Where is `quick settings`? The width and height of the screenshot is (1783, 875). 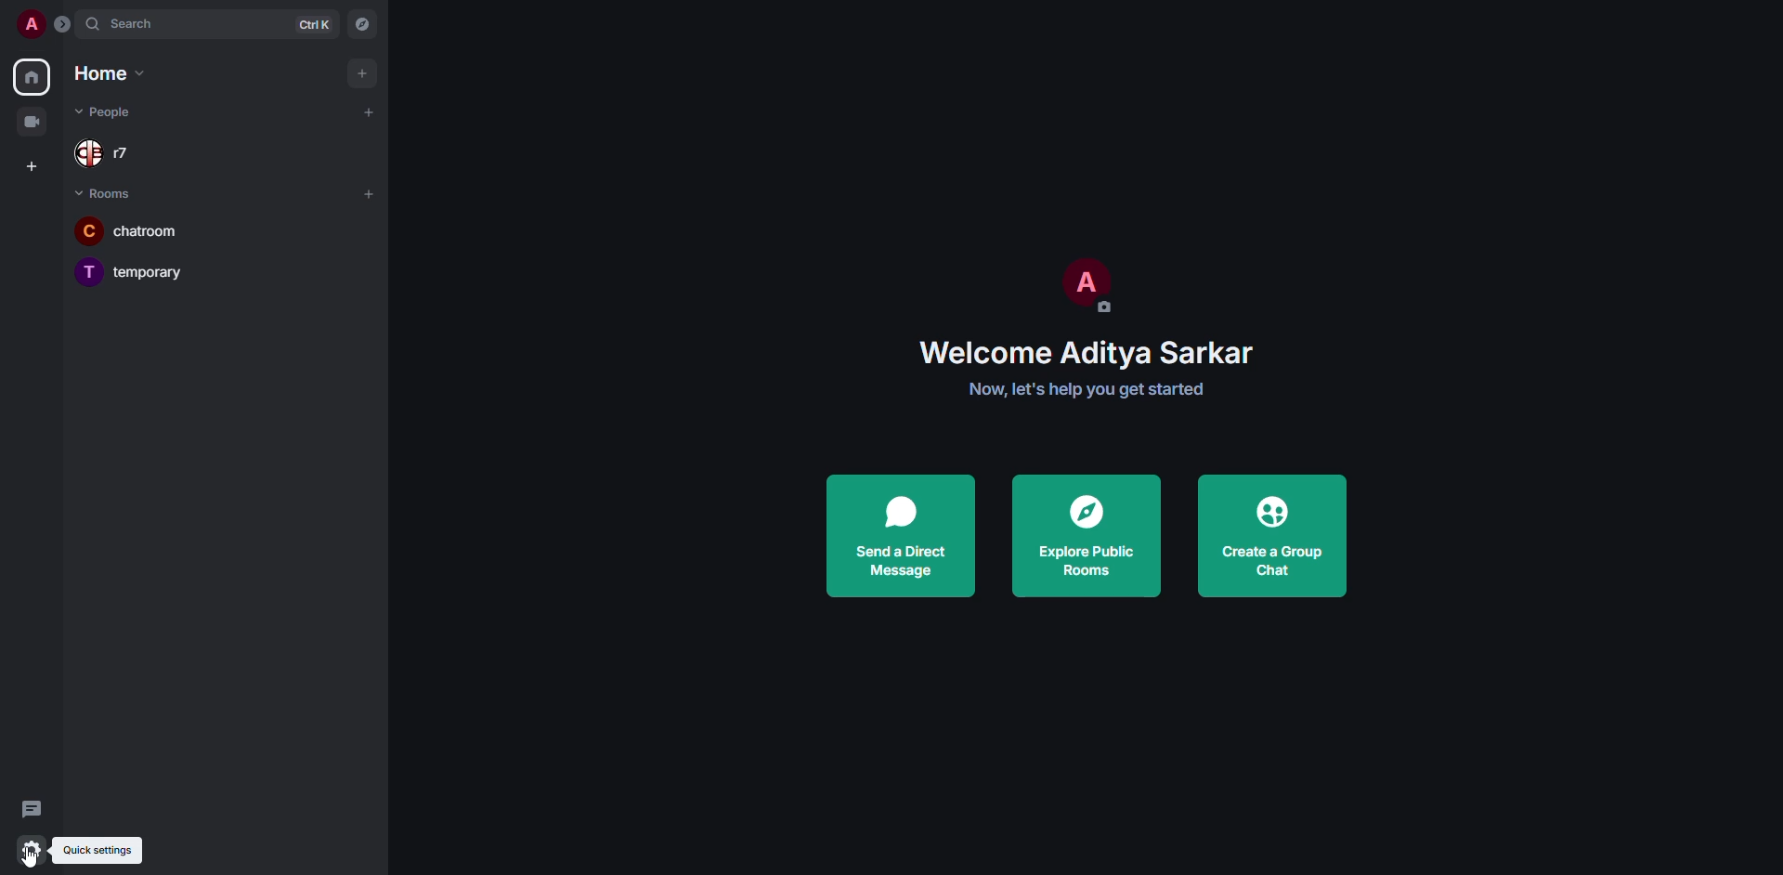 quick settings is located at coordinates (30, 847).